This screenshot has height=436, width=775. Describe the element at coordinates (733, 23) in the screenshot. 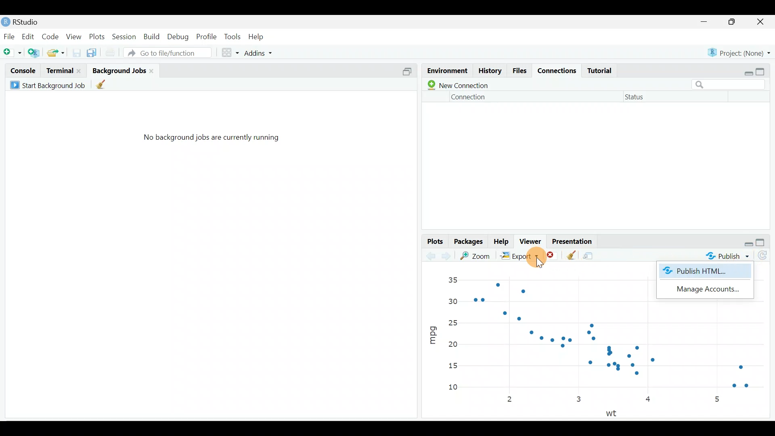

I see `Maximize` at that location.